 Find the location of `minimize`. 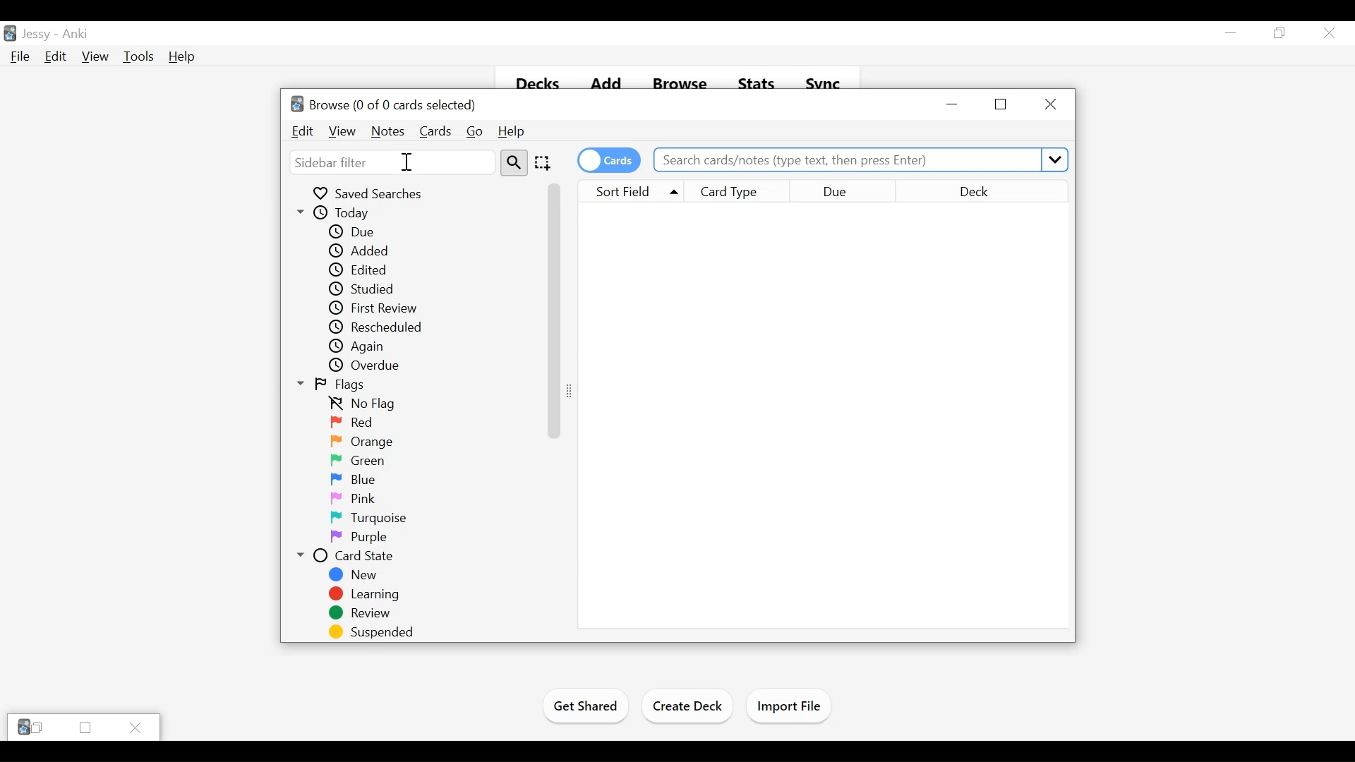

minimize is located at coordinates (953, 105).